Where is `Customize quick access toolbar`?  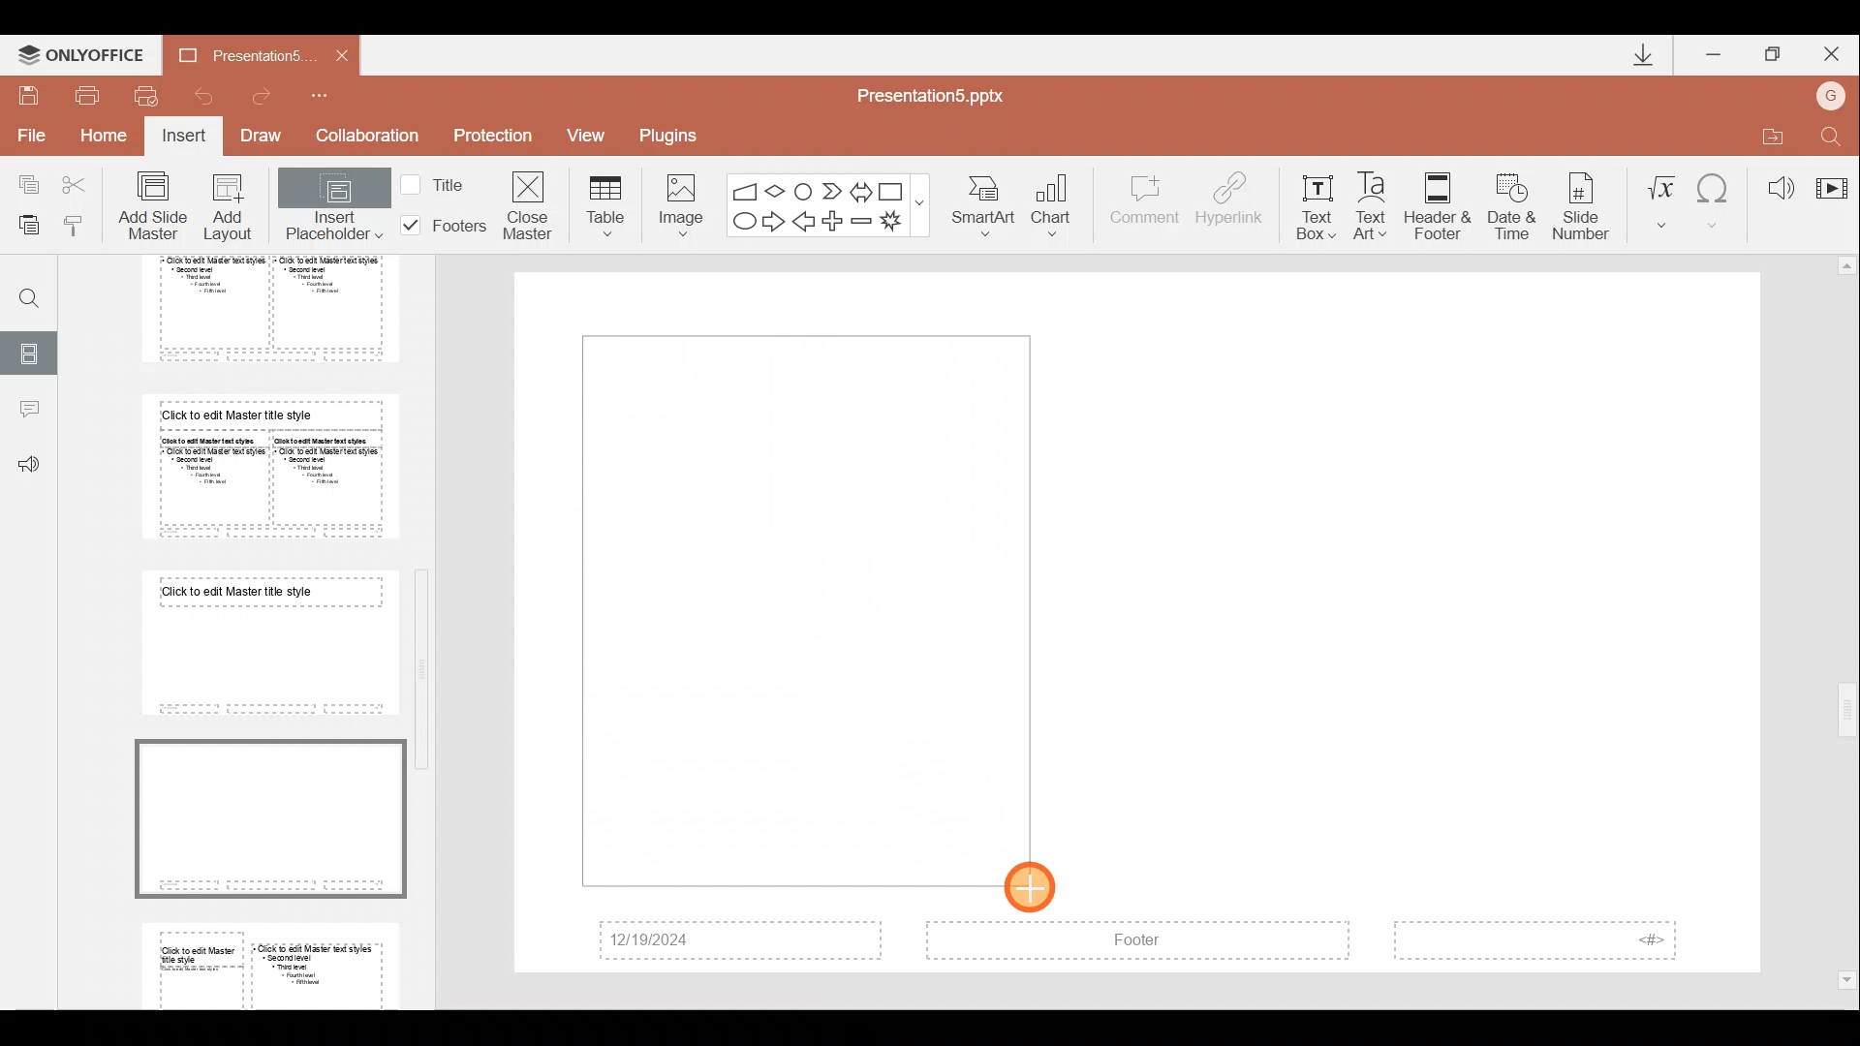 Customize quick access toolbar is located at coordinates (332, 95).